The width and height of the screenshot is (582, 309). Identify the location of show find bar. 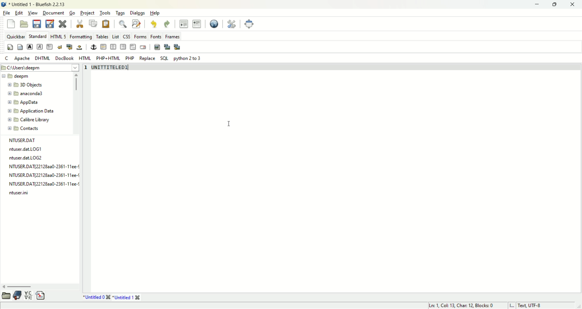
(123, 24).